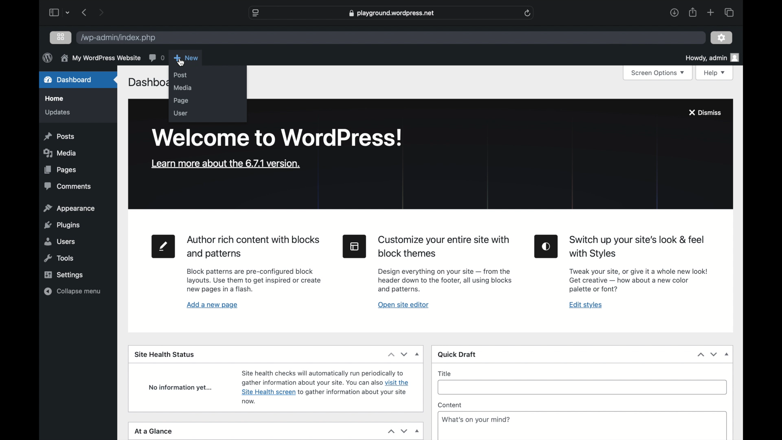 This screenshot has width=782, height=440. What do you see at coordinates (72, 291) in the screenshot?
I see `collapse menu` at bounding box center [72, 291].